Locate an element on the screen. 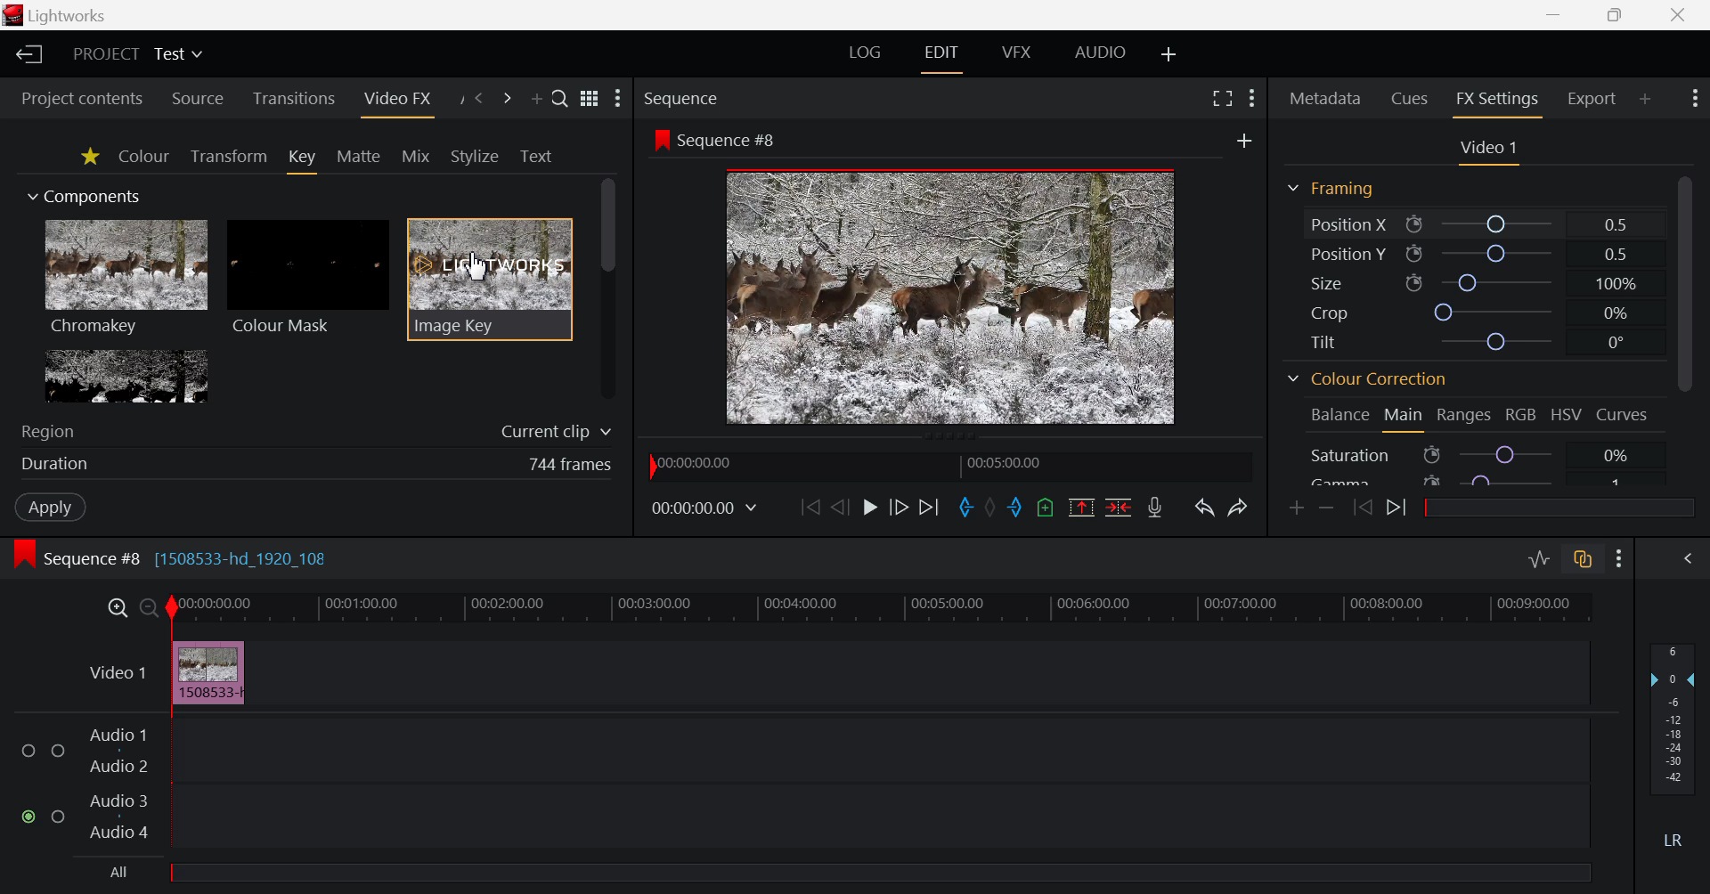  Position Y is located at coordinates (1499, 256).